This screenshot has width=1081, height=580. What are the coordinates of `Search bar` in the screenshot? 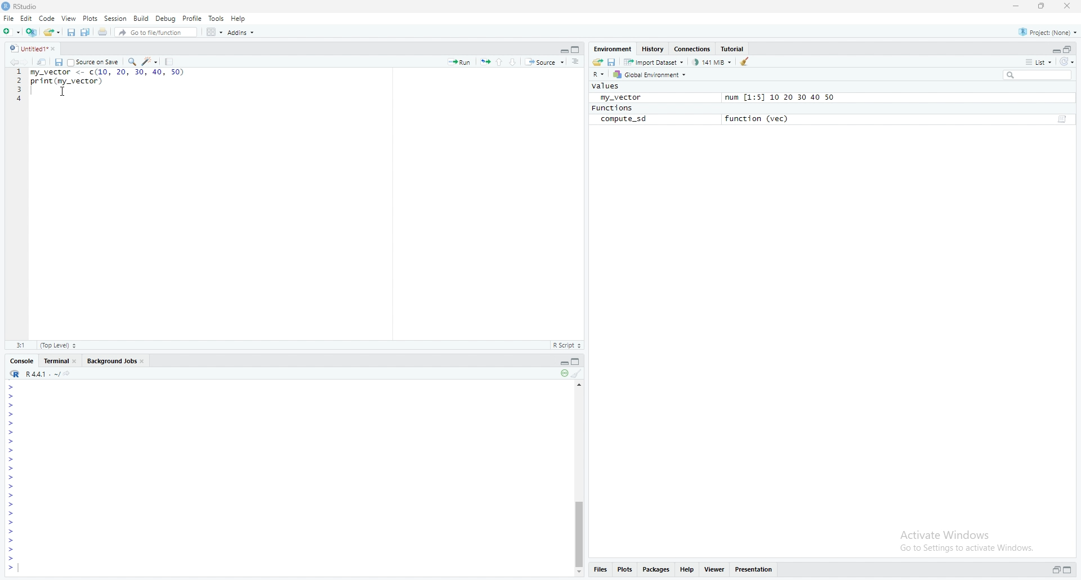 It's located at (1041, 74).